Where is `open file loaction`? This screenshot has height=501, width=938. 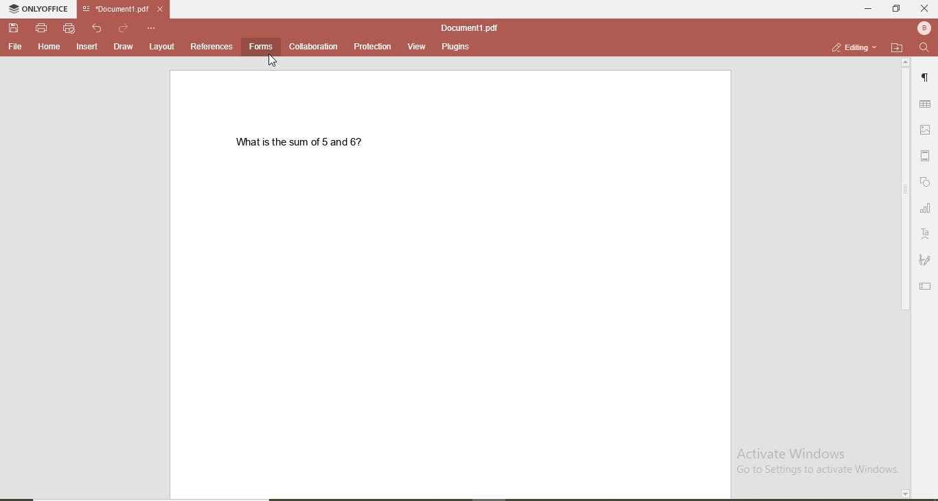
open file loaction is located at coordinates (894, 47).